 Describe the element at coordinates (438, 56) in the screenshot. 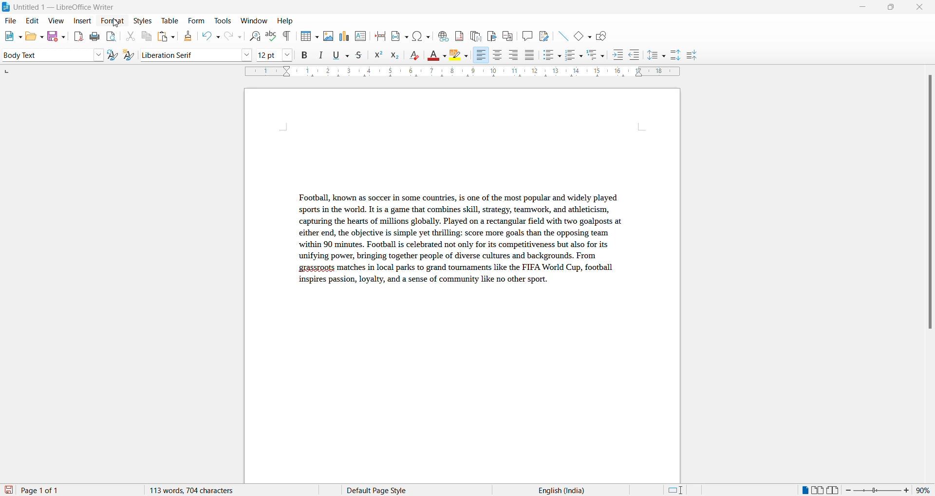

I see `font color` at that location.